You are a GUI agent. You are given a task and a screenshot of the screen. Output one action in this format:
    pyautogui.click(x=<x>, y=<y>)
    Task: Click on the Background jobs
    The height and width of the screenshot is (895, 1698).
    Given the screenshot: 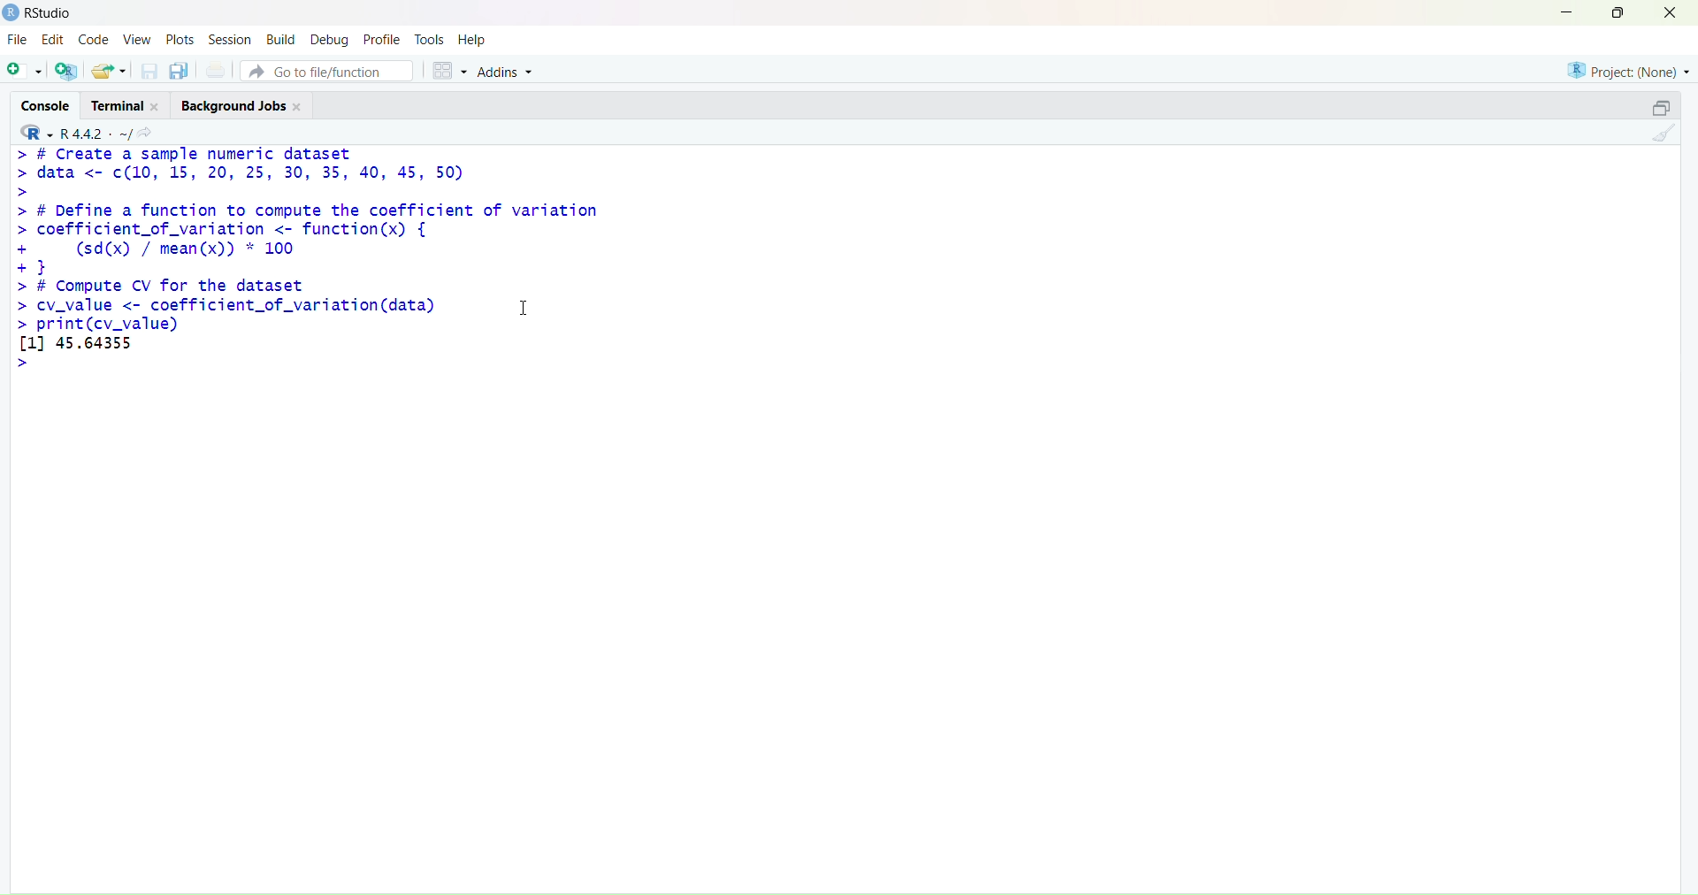 What is the action you would take?
    pyautogui.click(x=233, y=108)
    